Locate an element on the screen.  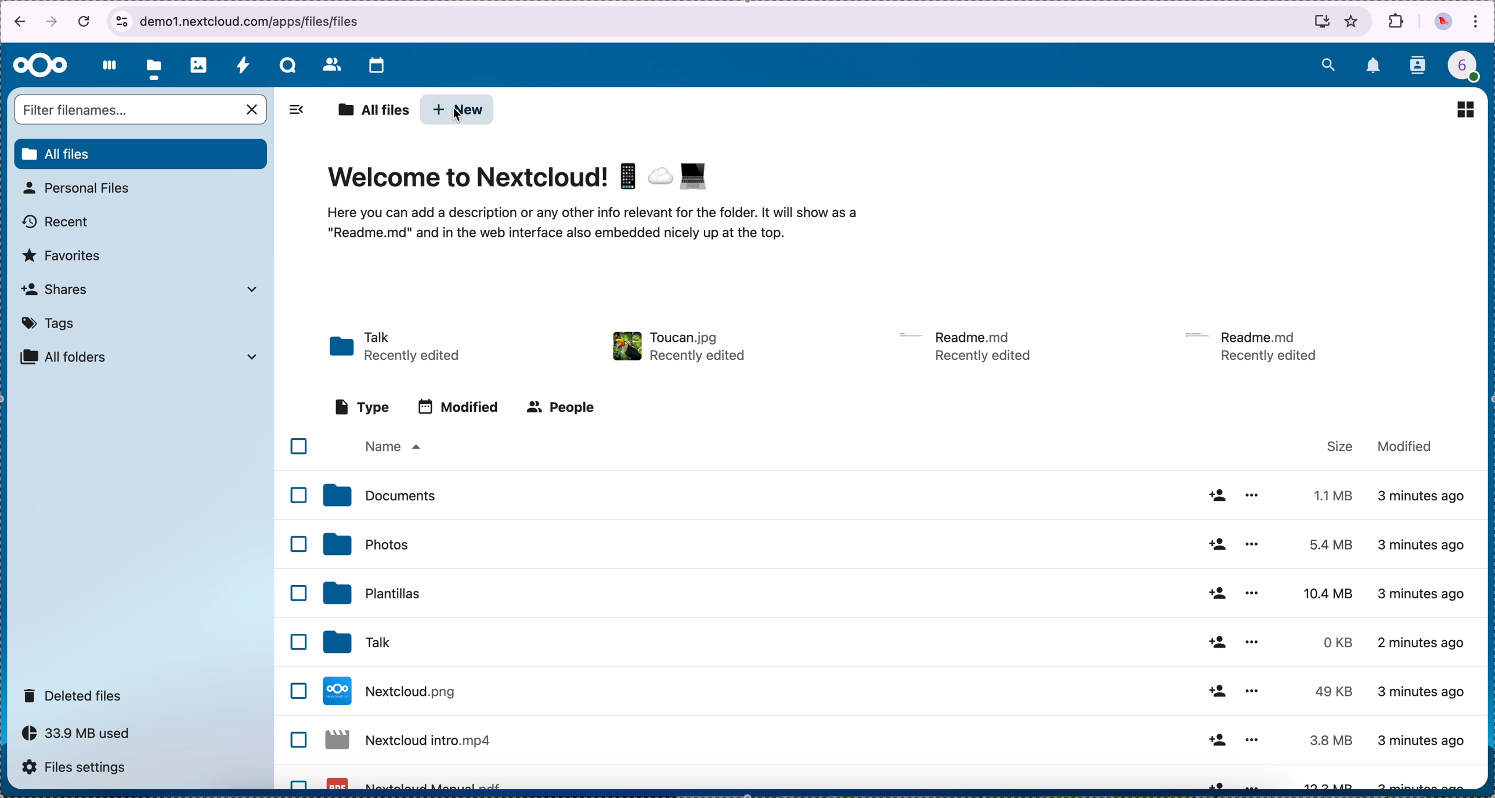
calendar is located at coordinates (376, 67).